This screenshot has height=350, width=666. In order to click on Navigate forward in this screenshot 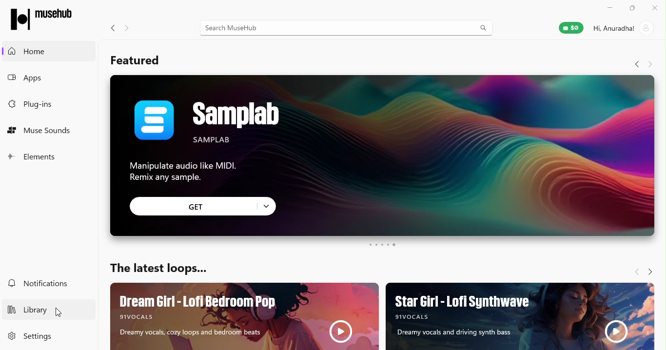, I will do `click(131, 26)`.